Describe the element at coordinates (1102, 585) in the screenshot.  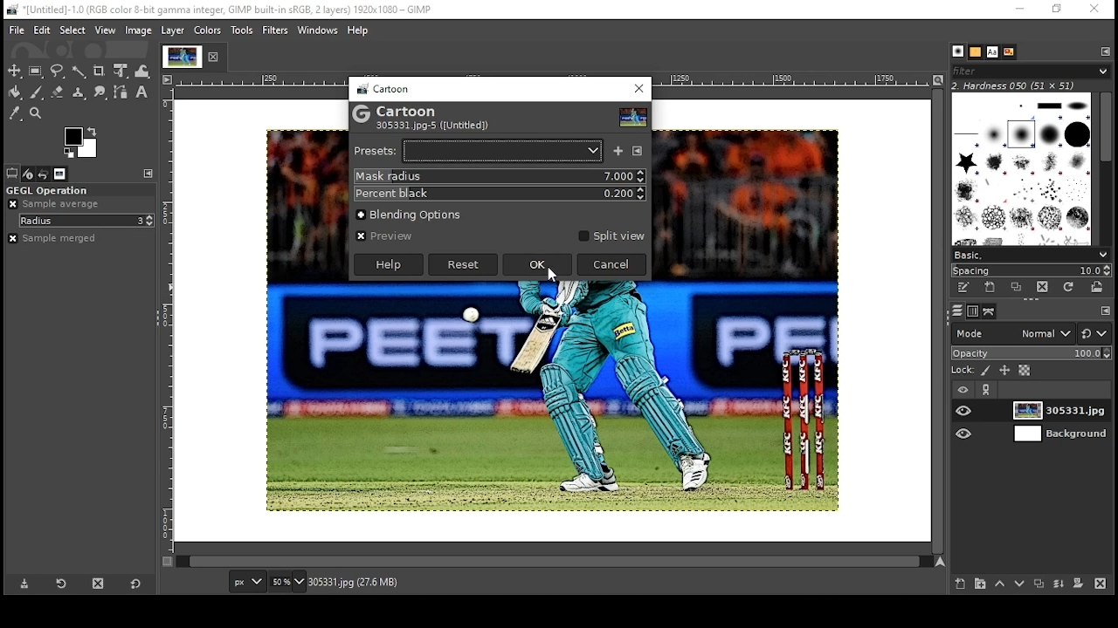
I see `delete layer` at that location.